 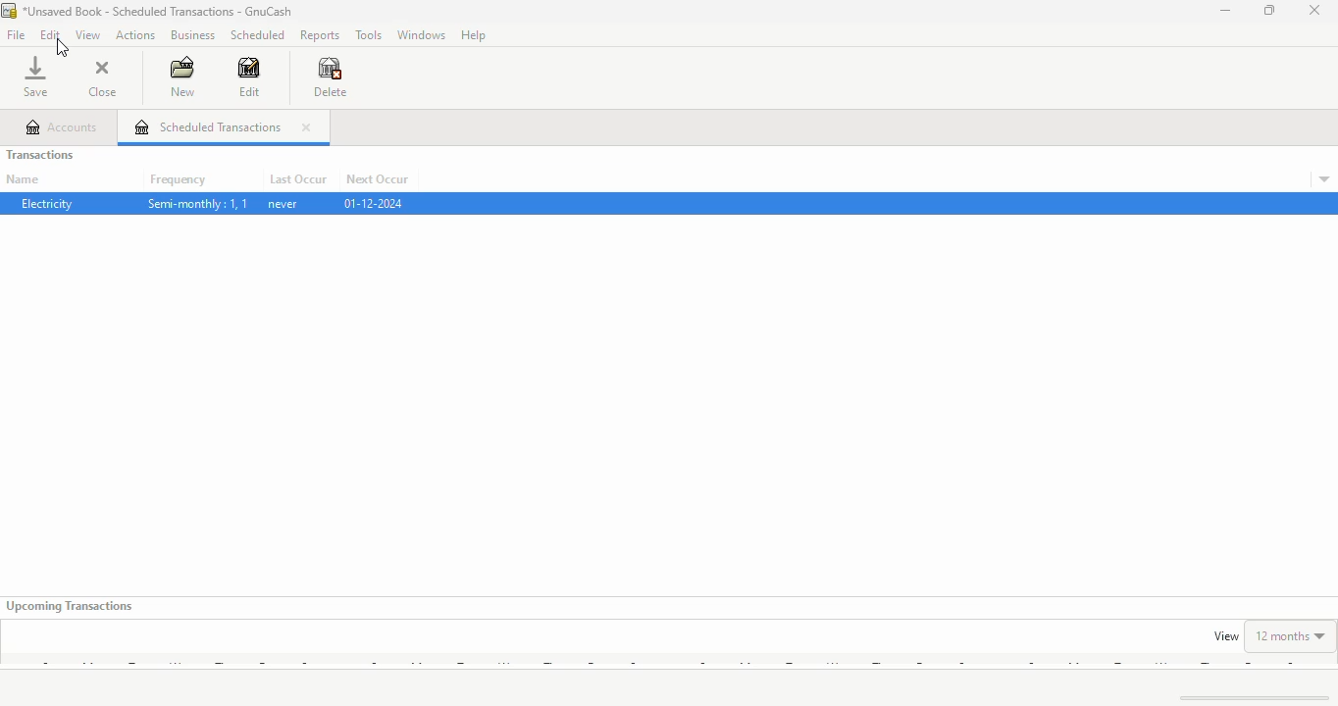 I want to click on accounts, so click(x=63, y=127).